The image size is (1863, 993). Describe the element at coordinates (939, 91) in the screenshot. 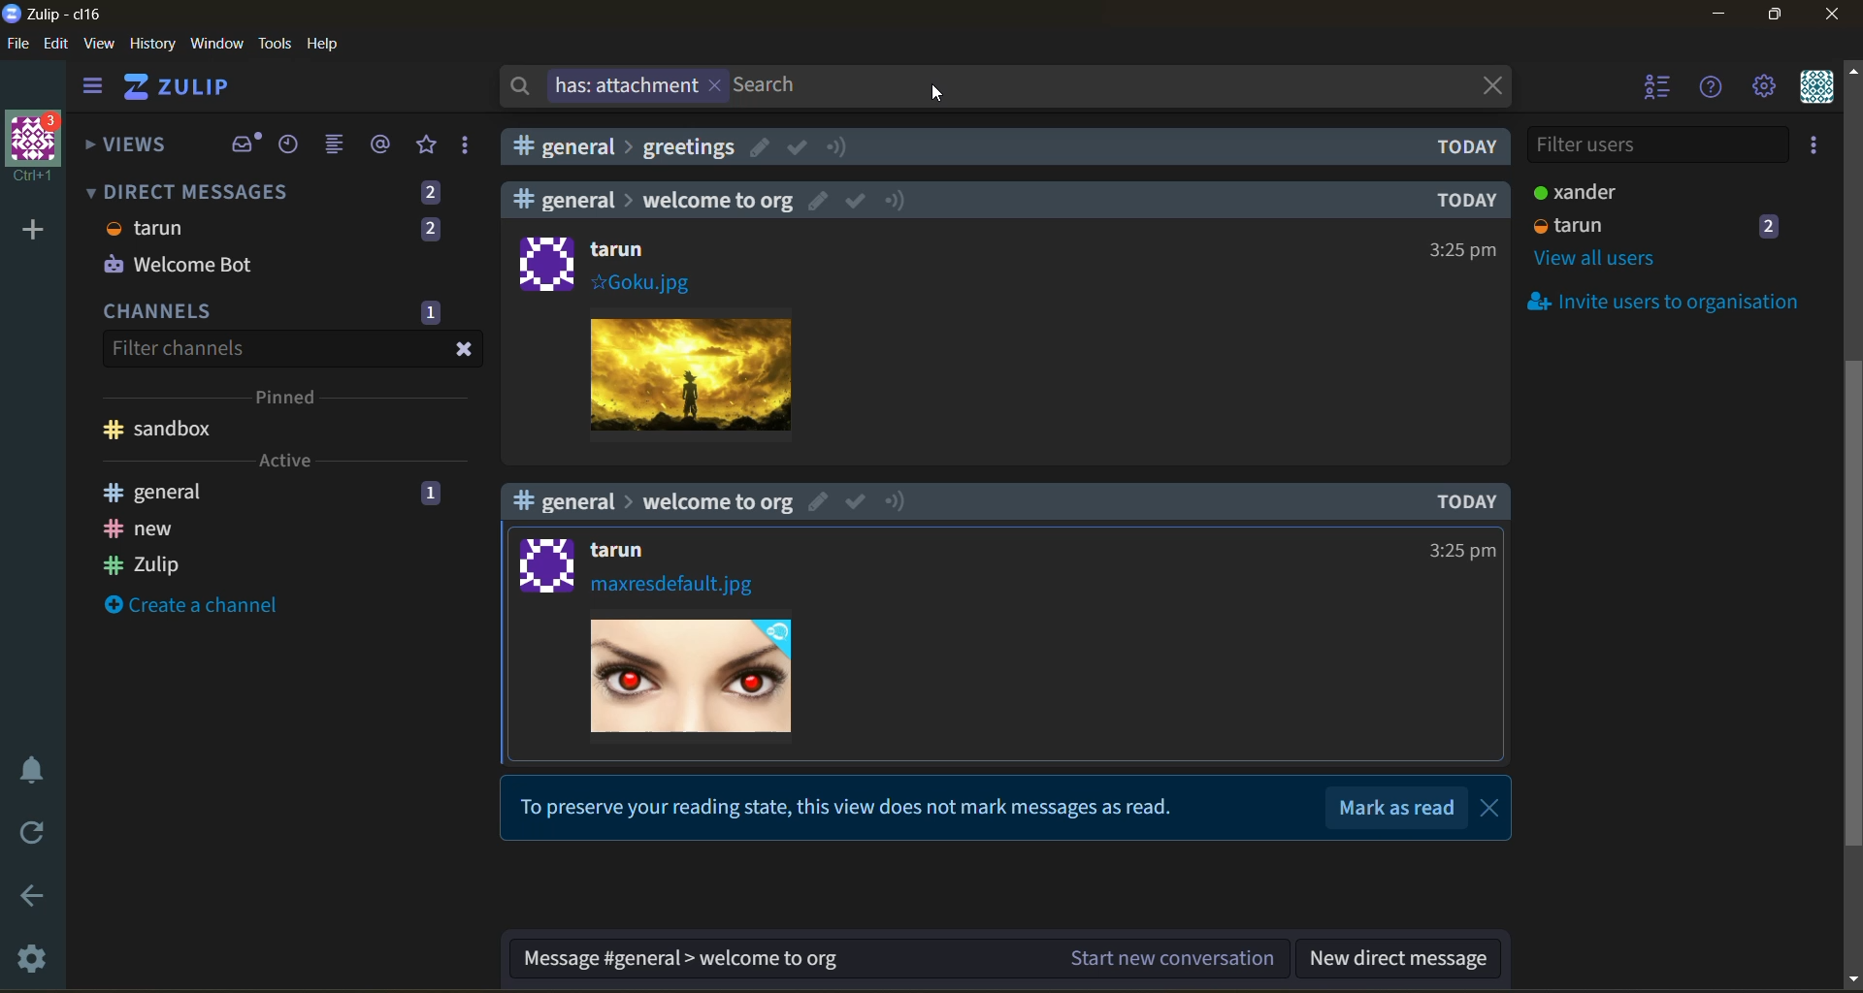

I see `cursor` at that location.